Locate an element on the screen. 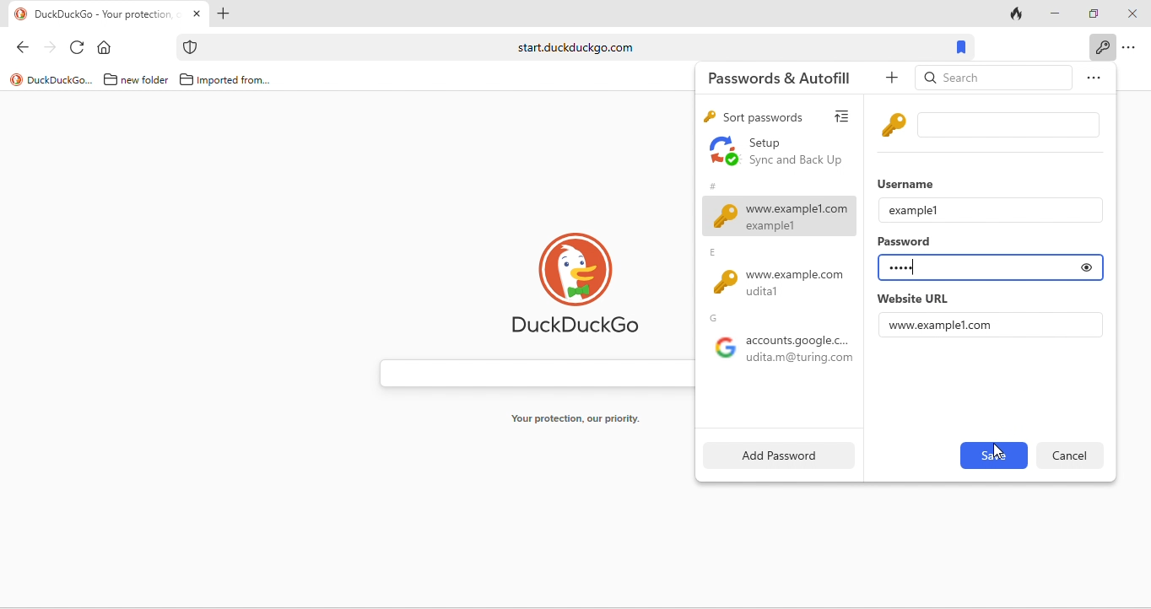 The width and height of the screenshot is (1151, 609). your protection, our priority. is located at coordinates (576, 419).